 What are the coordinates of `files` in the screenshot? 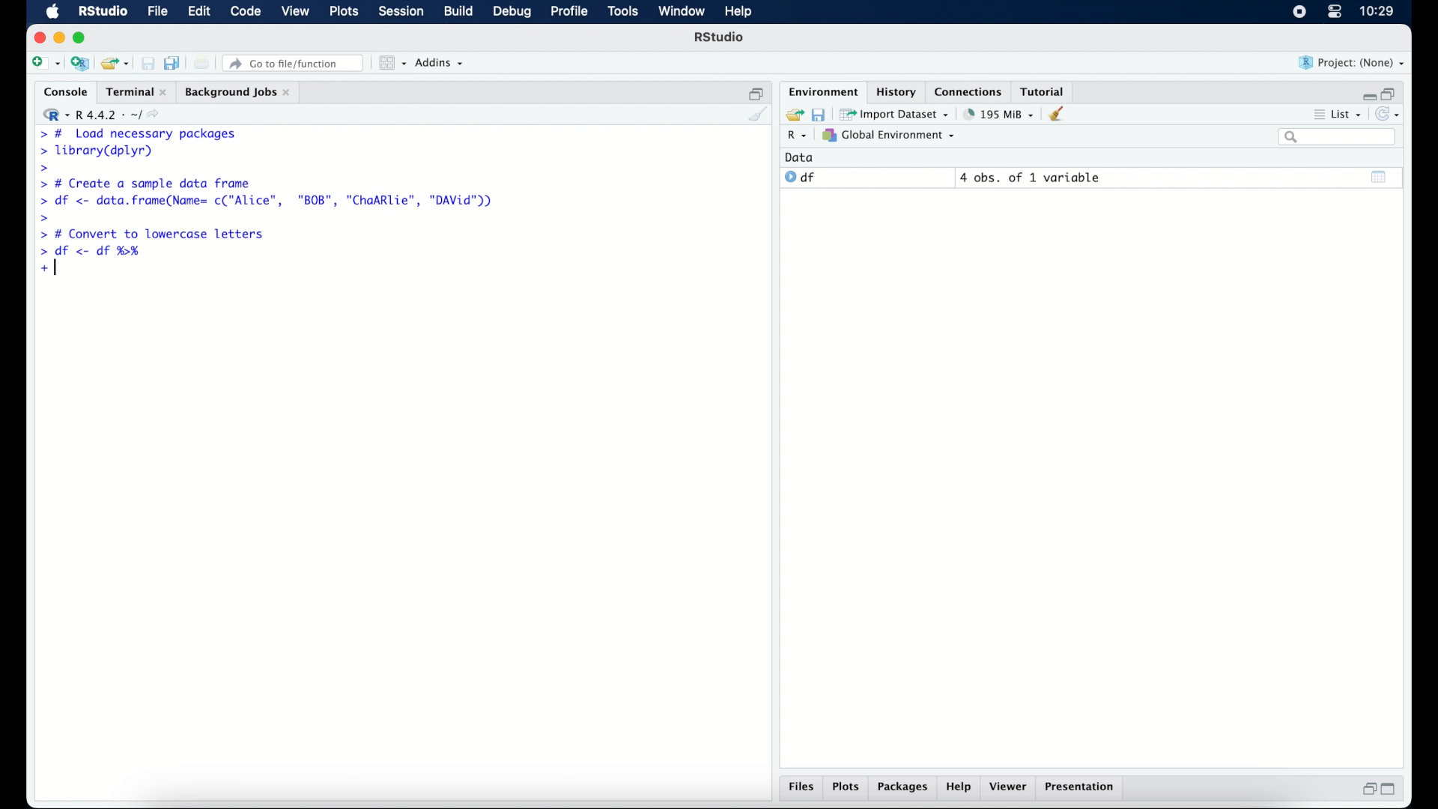 It's located at (801, 789).